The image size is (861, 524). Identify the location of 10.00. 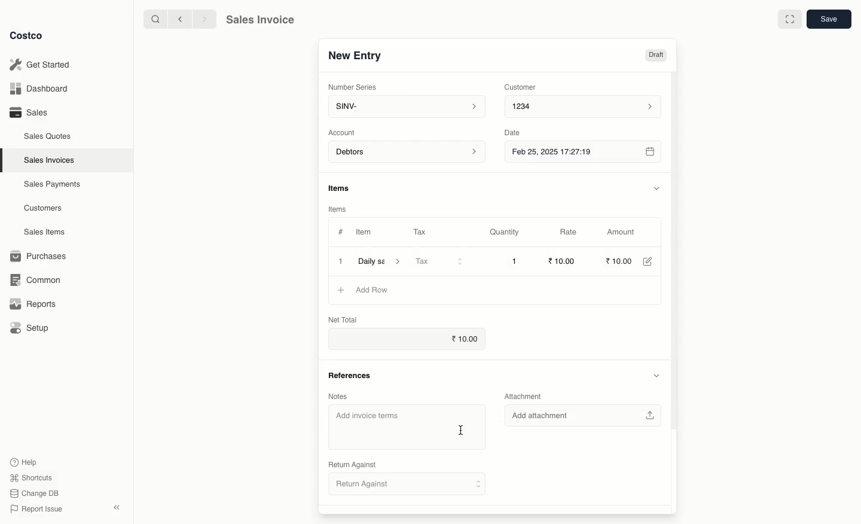
(461, 340).